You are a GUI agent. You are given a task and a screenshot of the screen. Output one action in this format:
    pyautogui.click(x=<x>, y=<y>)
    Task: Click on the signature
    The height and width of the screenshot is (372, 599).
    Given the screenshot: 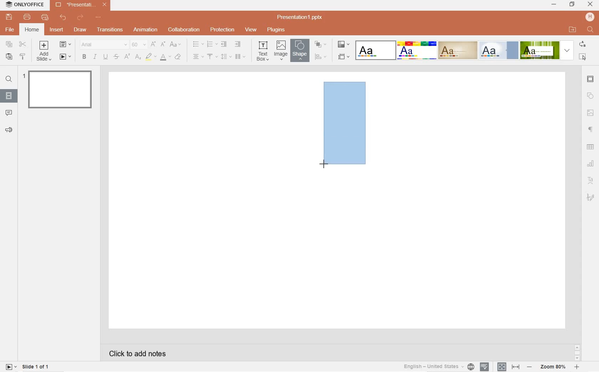 What is the action you would take?
    pyautogui.click(x=591, y=197)
    